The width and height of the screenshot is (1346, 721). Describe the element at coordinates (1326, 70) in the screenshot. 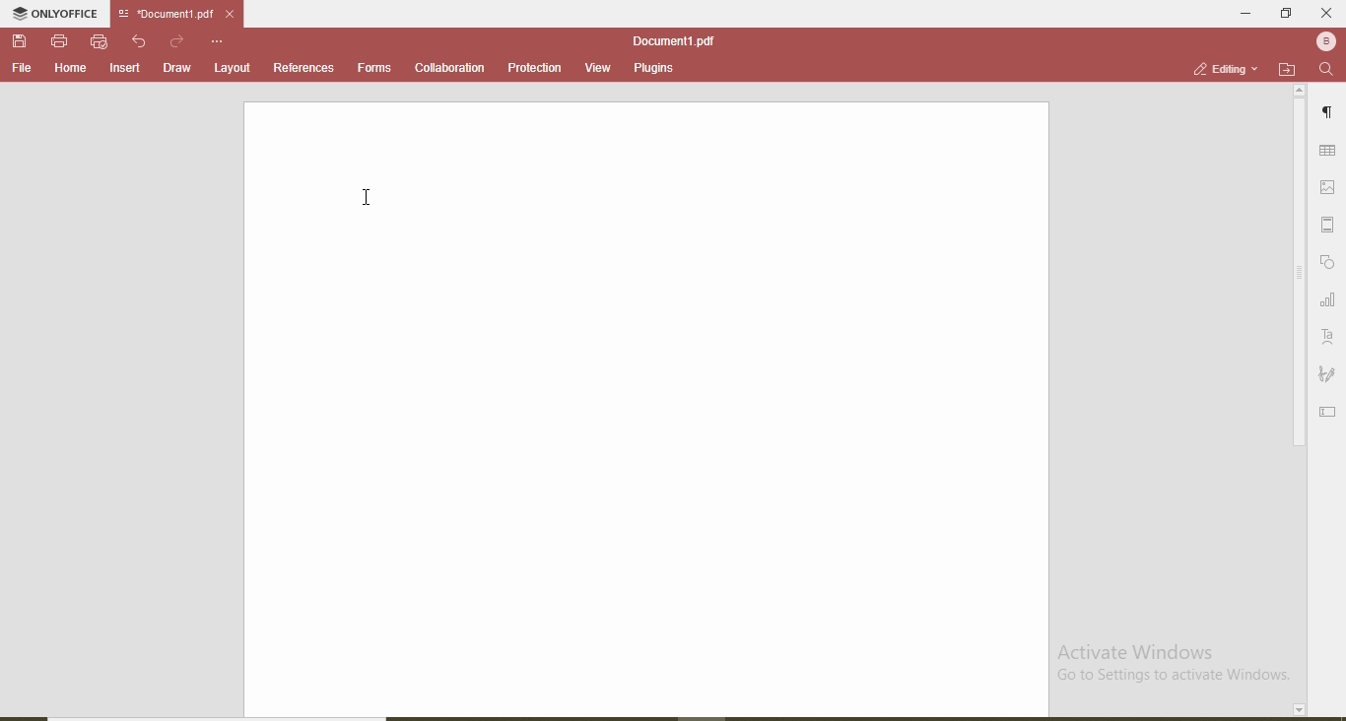

I see `find` at that location.